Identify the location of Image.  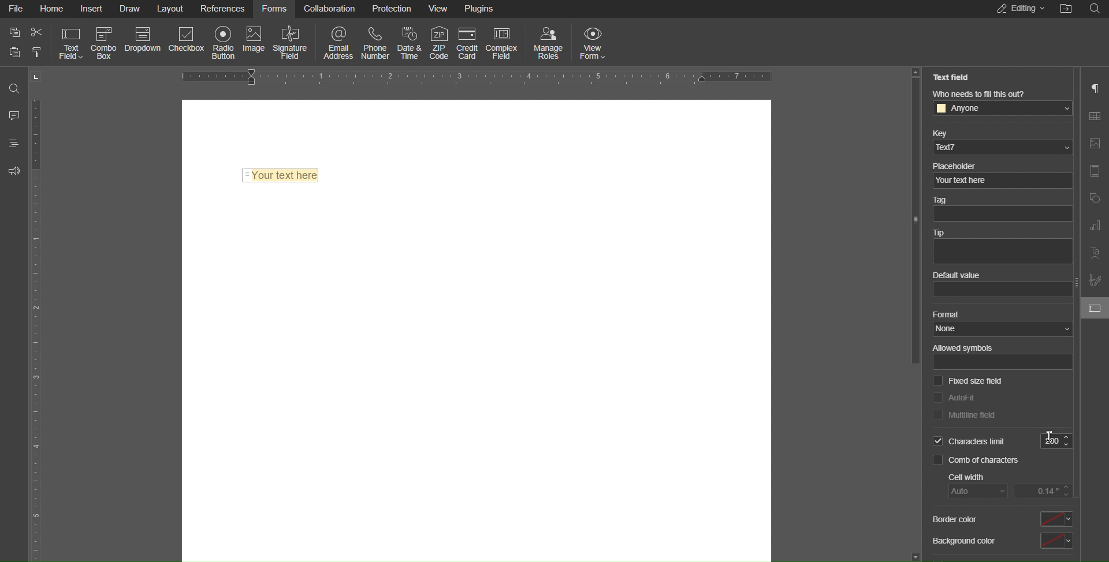
(258, 42).